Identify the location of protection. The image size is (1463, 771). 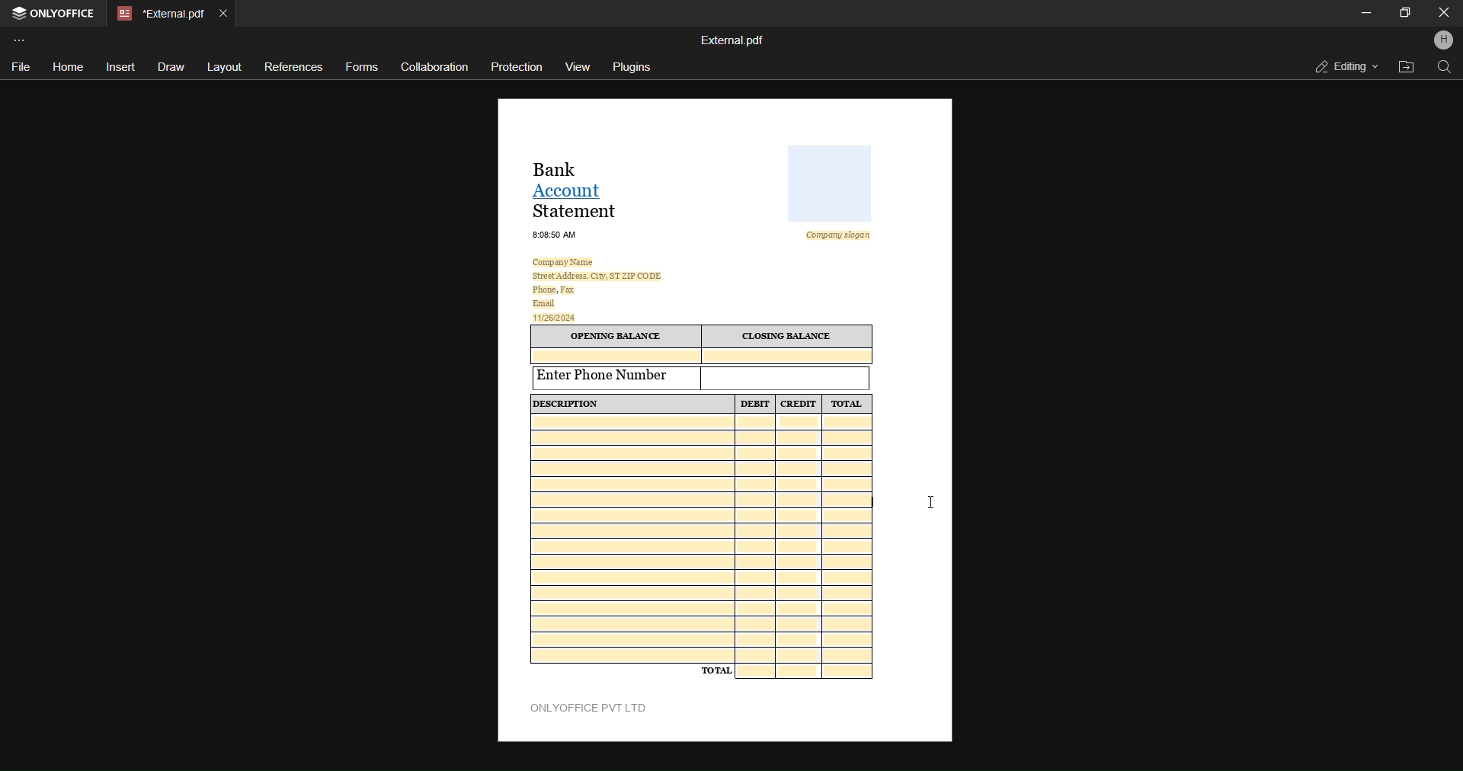
(518, 67).